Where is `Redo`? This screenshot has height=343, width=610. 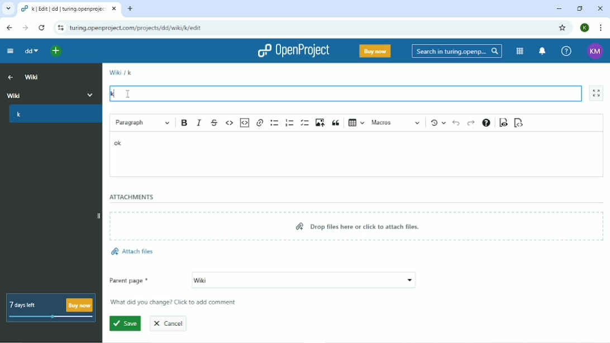 Redo is located at coordinates (470, 123).